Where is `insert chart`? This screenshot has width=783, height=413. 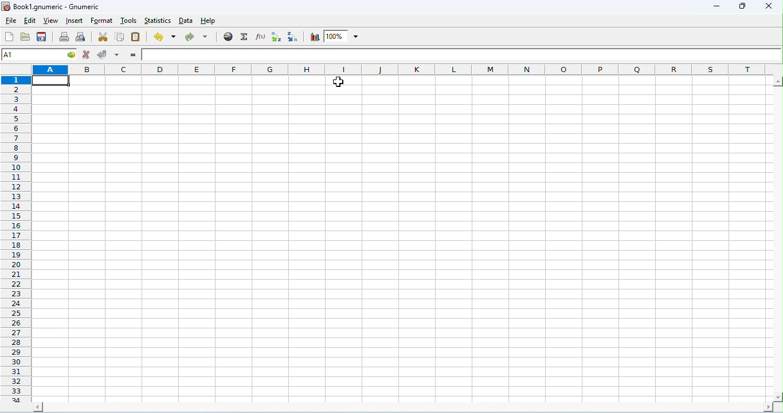 insert chart is located at coordinates (315, 37).